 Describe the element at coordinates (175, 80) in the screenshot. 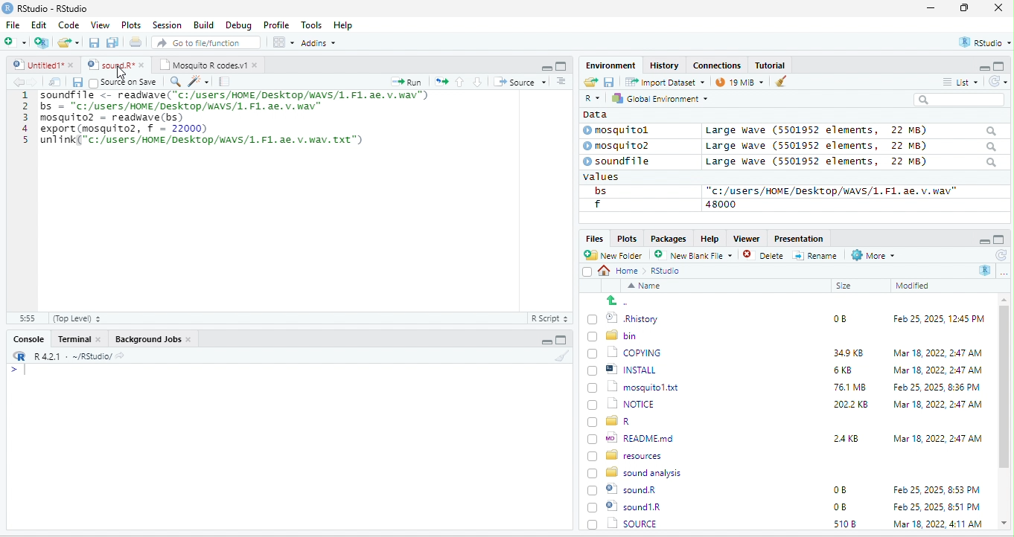

I see `search` at that location.